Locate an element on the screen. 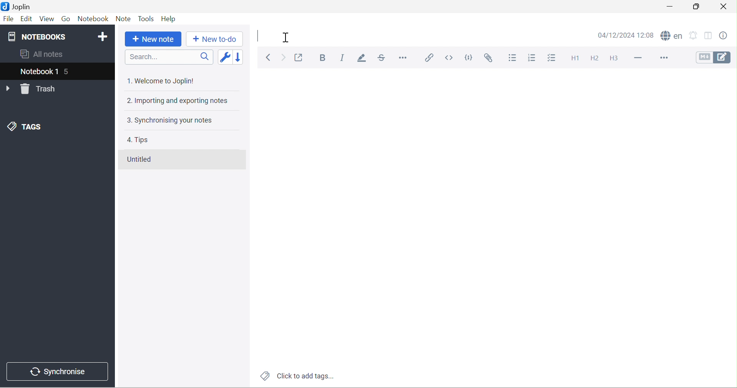  Reverse sort order is located at coordinates (240, 56).